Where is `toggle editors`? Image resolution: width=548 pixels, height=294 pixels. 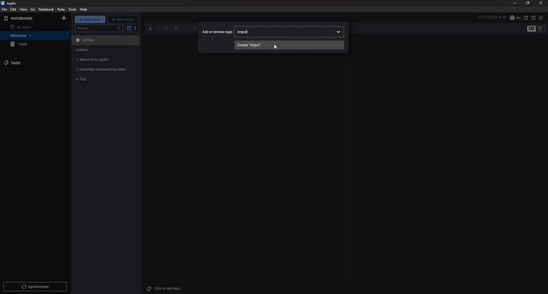 toggle editors is located at coordinates (531, 29).